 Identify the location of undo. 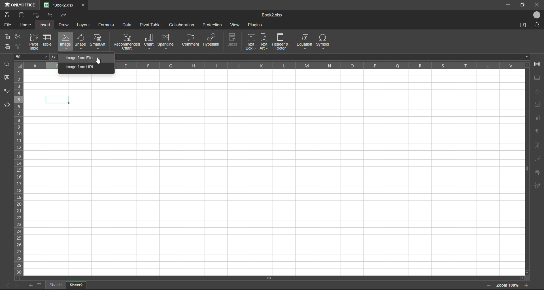
(51, 15).